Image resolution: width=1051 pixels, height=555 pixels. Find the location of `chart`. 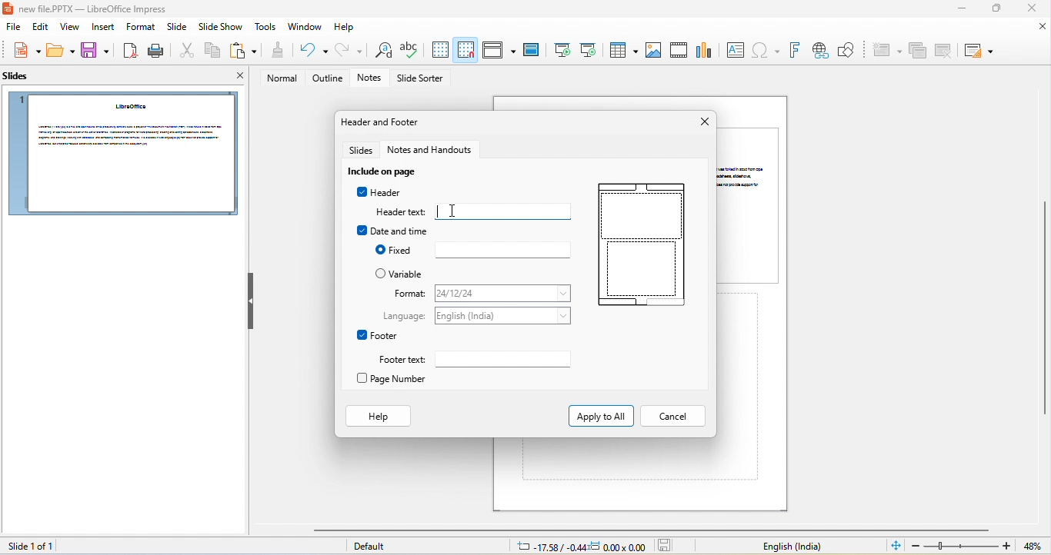

chart is located at coordinates (706, 48).